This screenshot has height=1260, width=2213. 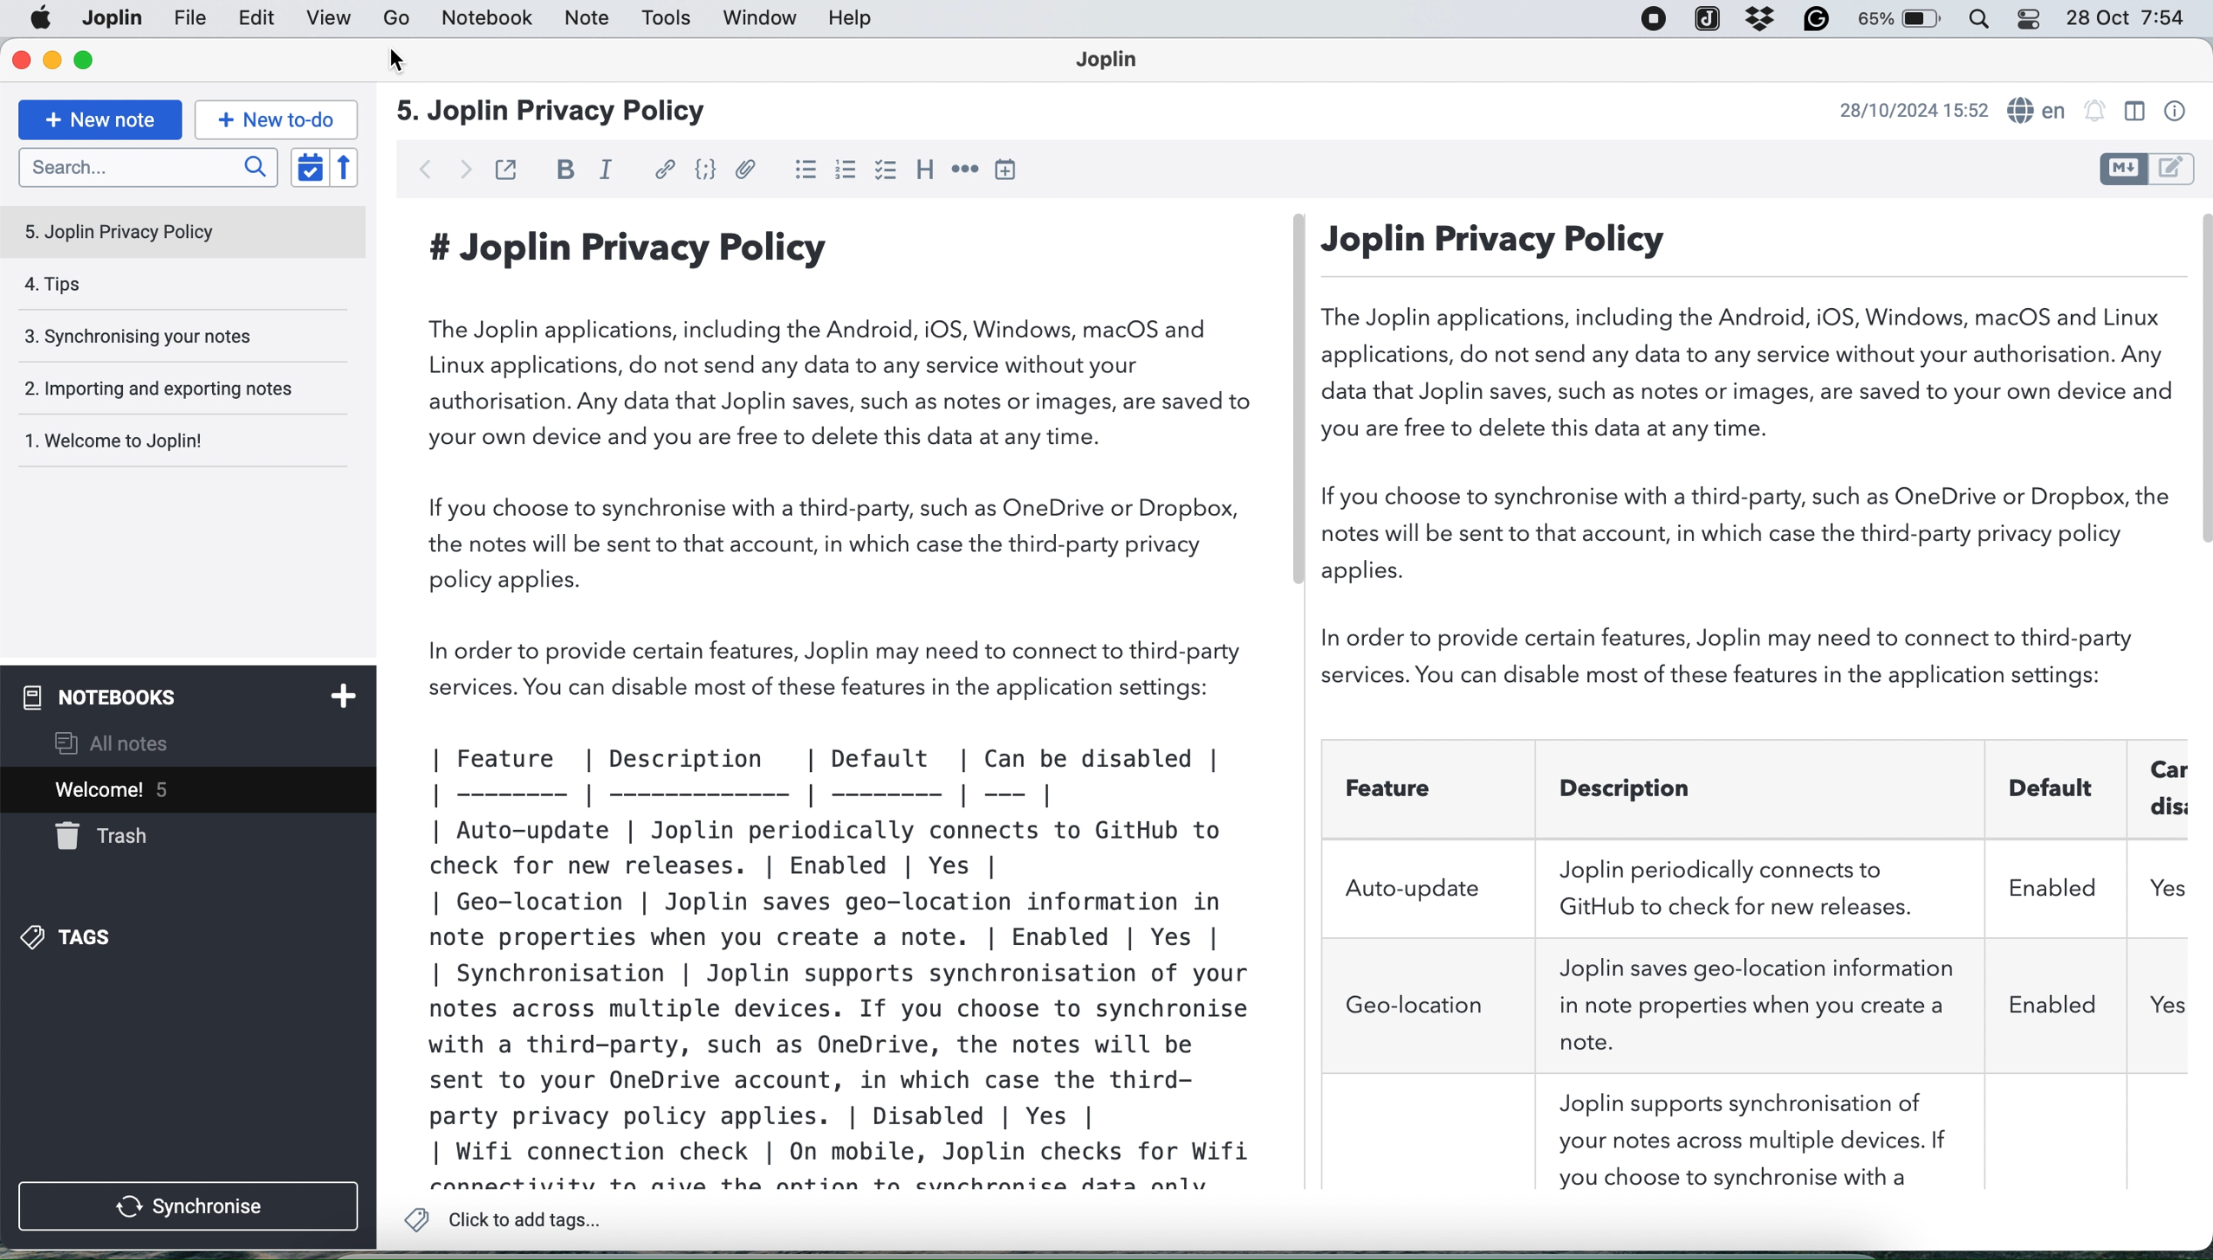 What do you see at coordinates (846, 170) in the screenshot?
I see `numered list` at bounding box center [846, 170].